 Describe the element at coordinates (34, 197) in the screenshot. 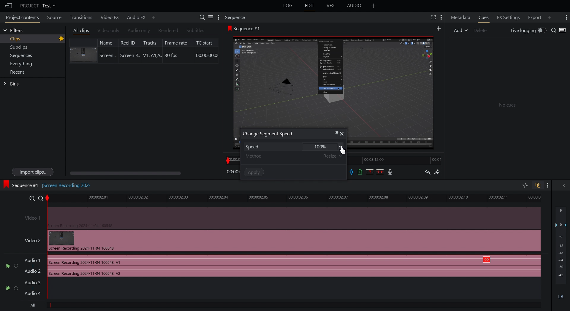

I see `Zoom` at that location.